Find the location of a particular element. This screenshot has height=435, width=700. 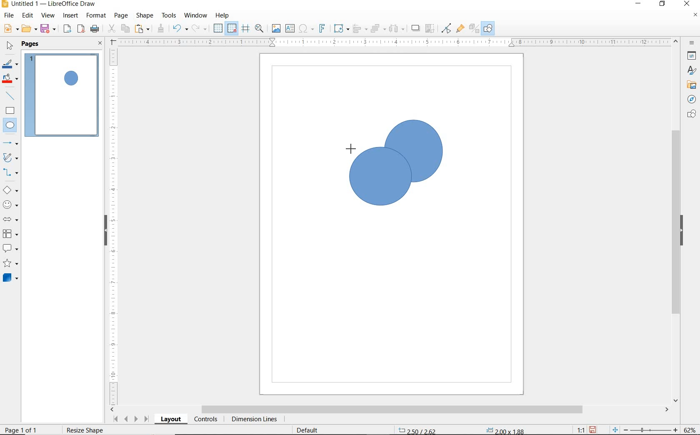

GALLERY is located at coordinates (690, 85).